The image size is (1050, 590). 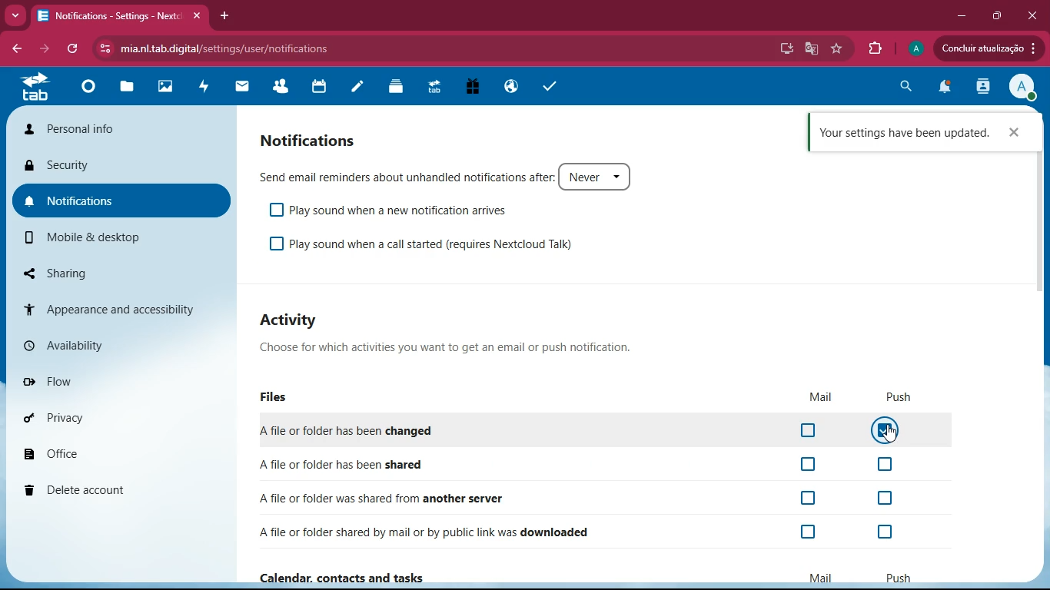 What do you see at coordinates (885, 498) in the screenshot?
I see `off` at bounding box center [885, 498].